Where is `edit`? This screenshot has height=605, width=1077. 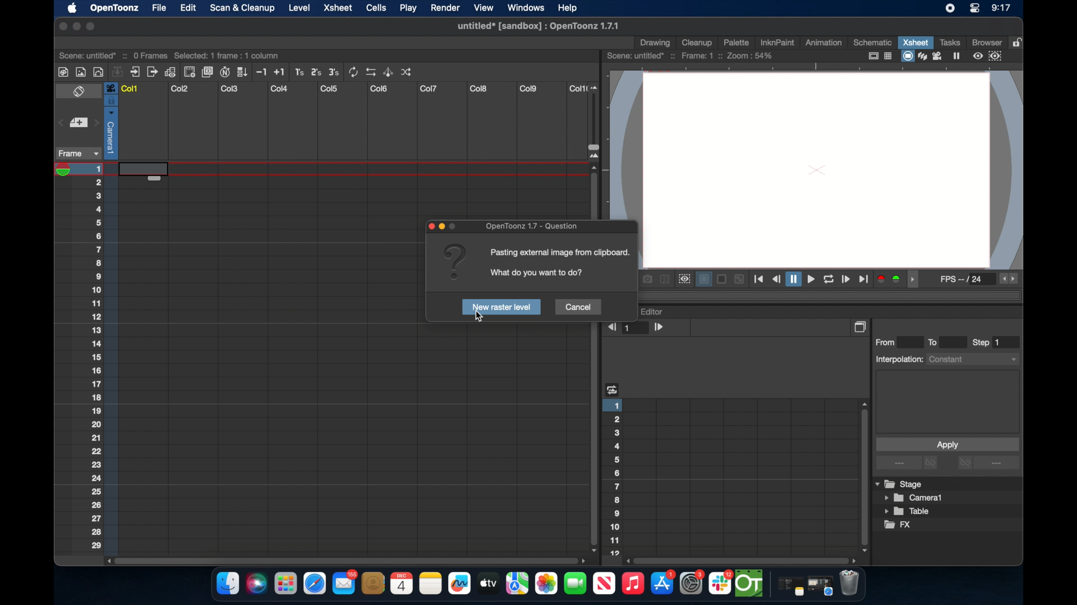 edit is located at coordinates (186, 8).